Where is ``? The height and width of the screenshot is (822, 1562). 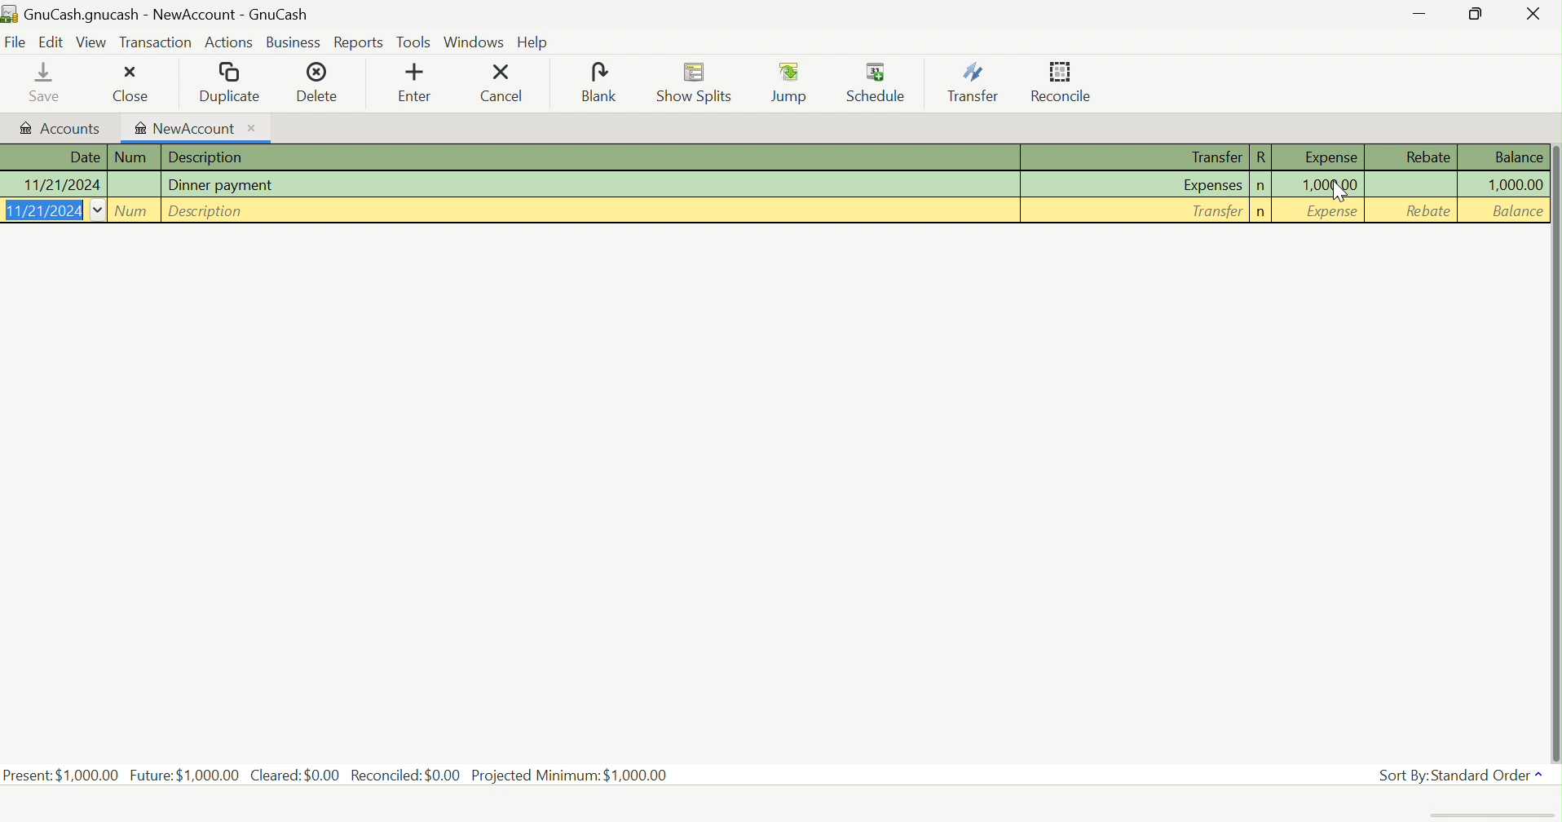  is located at coordinates (1264, 210).